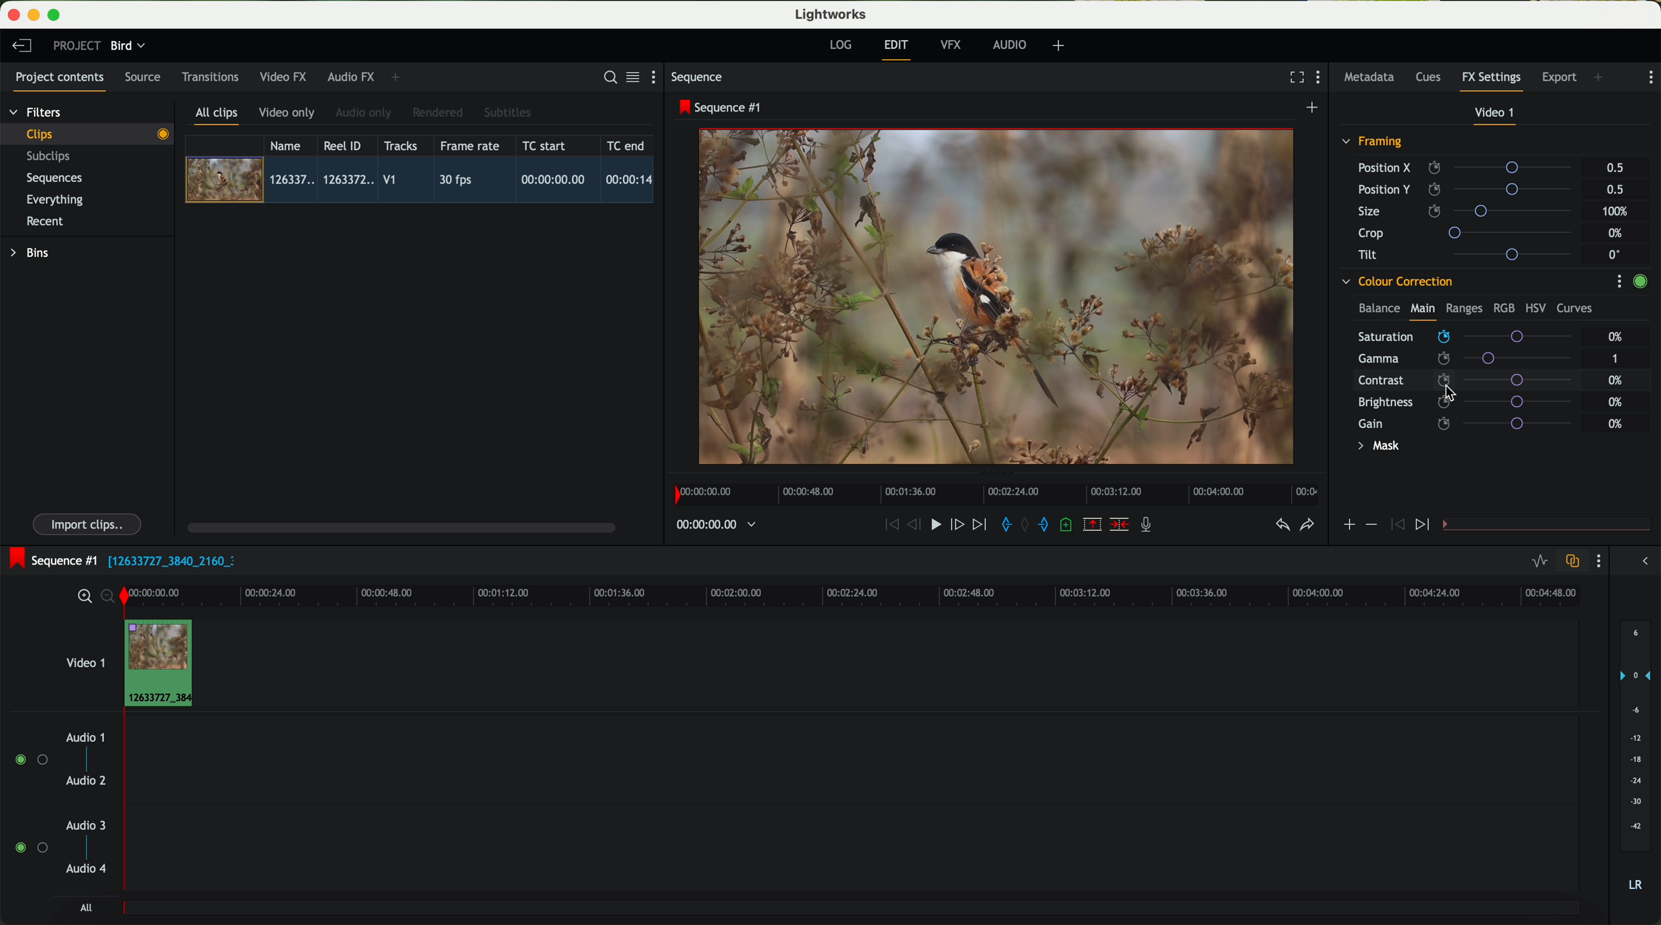  What do you see at coordinates (438, 113) in the screenshot?
I see `rendered` at bounding box center [438, 113].